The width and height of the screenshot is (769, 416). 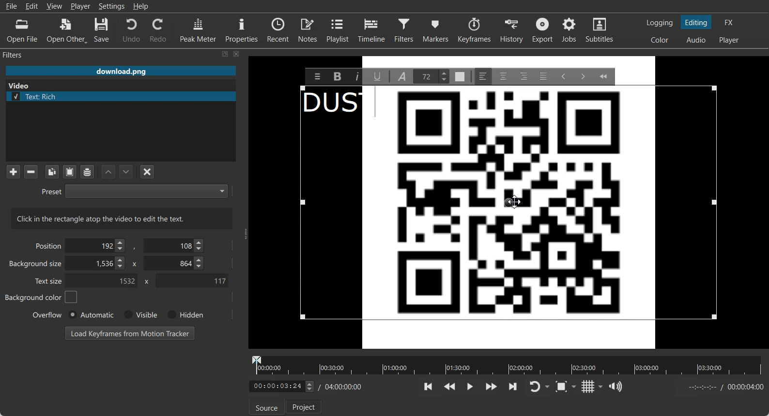 What do you see at coordinates (148, 172) in the screenshot?
I see `Deselect the filter` at bounding box center [148, 172].